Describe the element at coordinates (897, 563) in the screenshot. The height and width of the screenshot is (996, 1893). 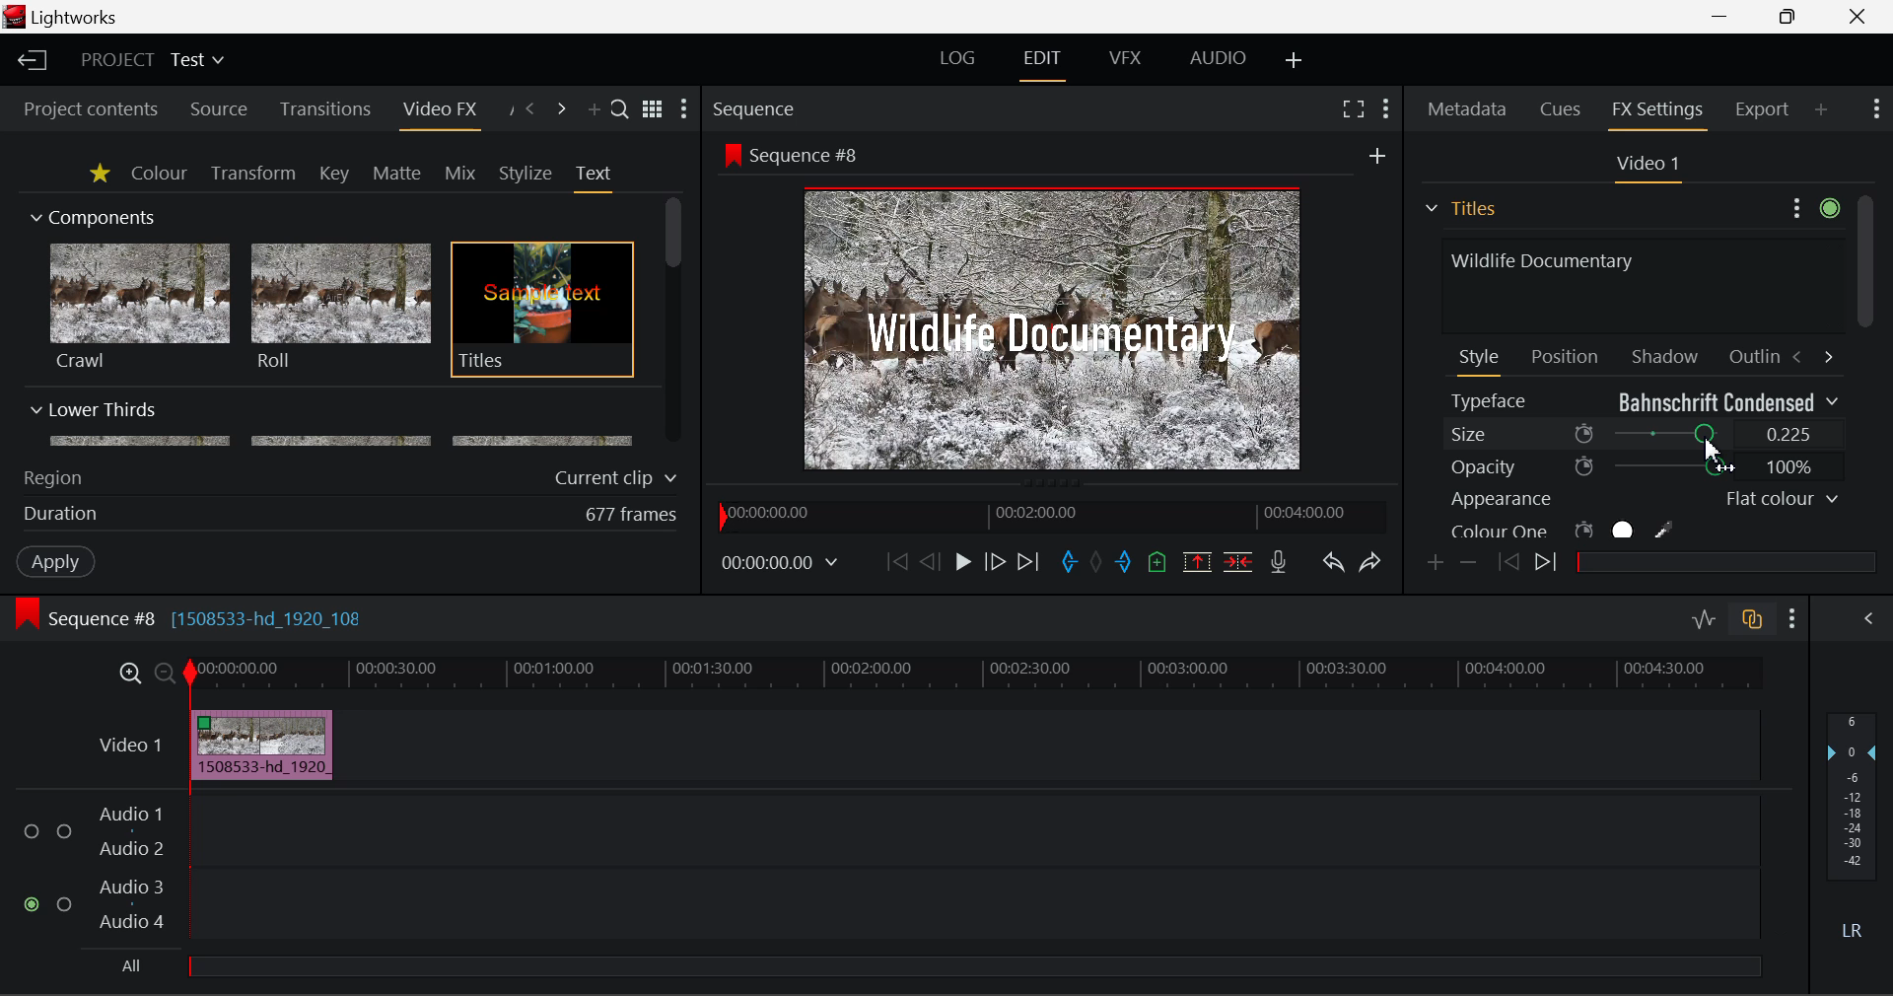
I see `To Start` at that location.